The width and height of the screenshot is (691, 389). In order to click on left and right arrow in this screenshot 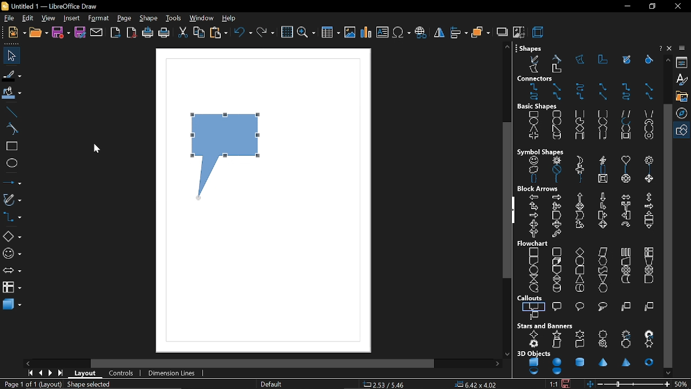, I will do `click(625, 197)`.